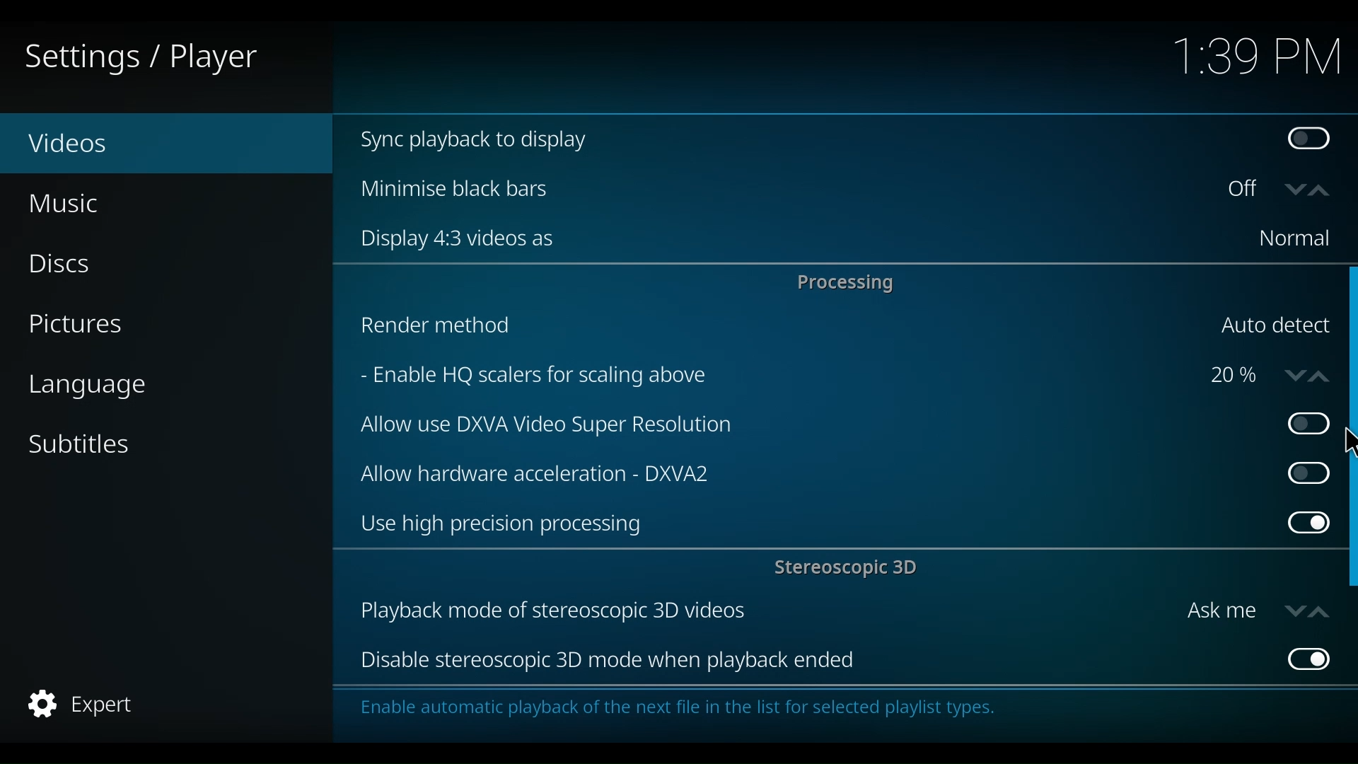  Describe the element at coordinates (1274, 326) in the screenshot. I see `Auto detect` at that location.